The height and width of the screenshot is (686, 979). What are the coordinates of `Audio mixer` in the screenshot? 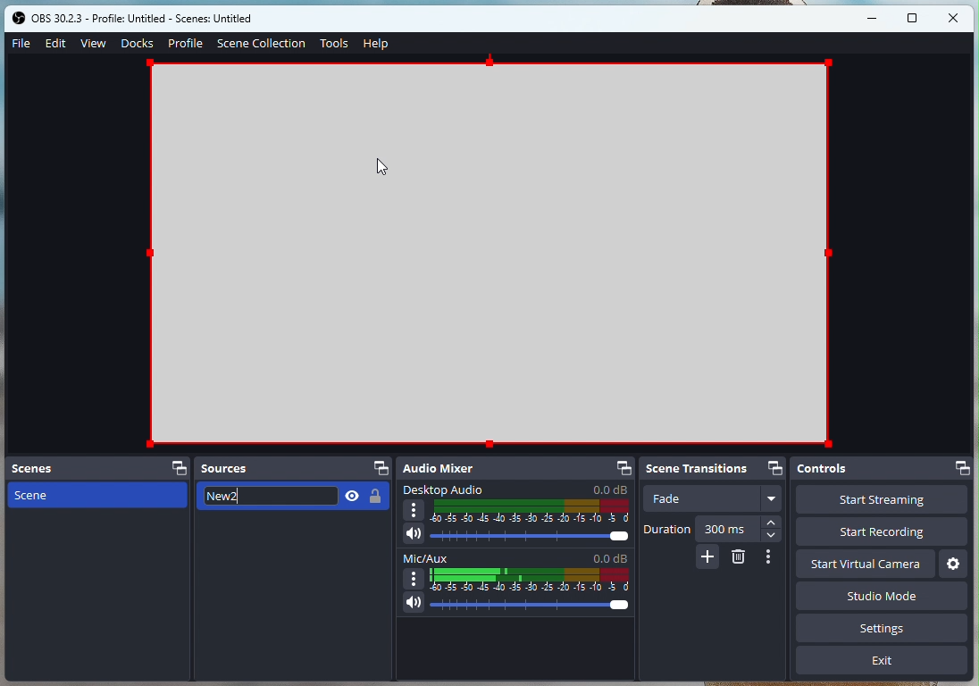 It's located at (516, 469).